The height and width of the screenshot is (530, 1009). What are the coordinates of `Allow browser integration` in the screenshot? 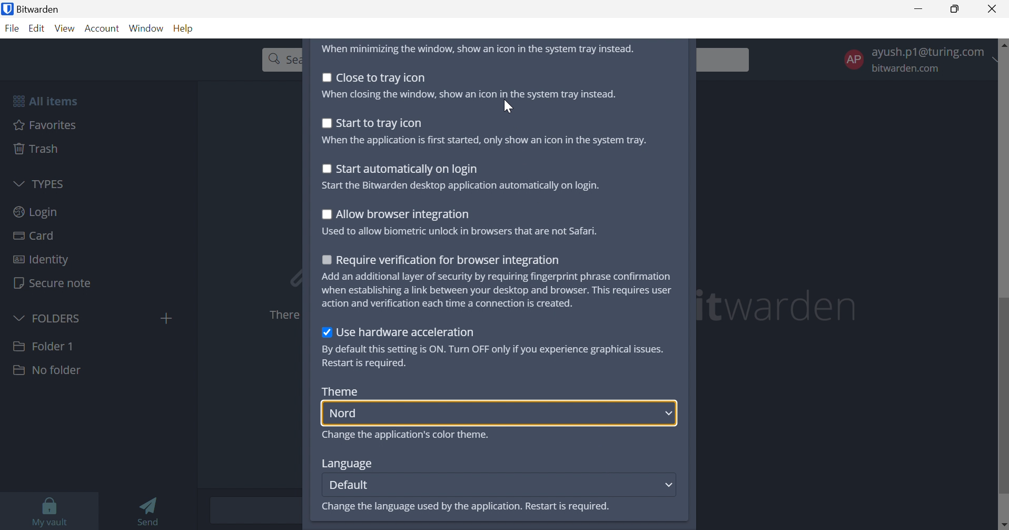 It's located at (404, 215).